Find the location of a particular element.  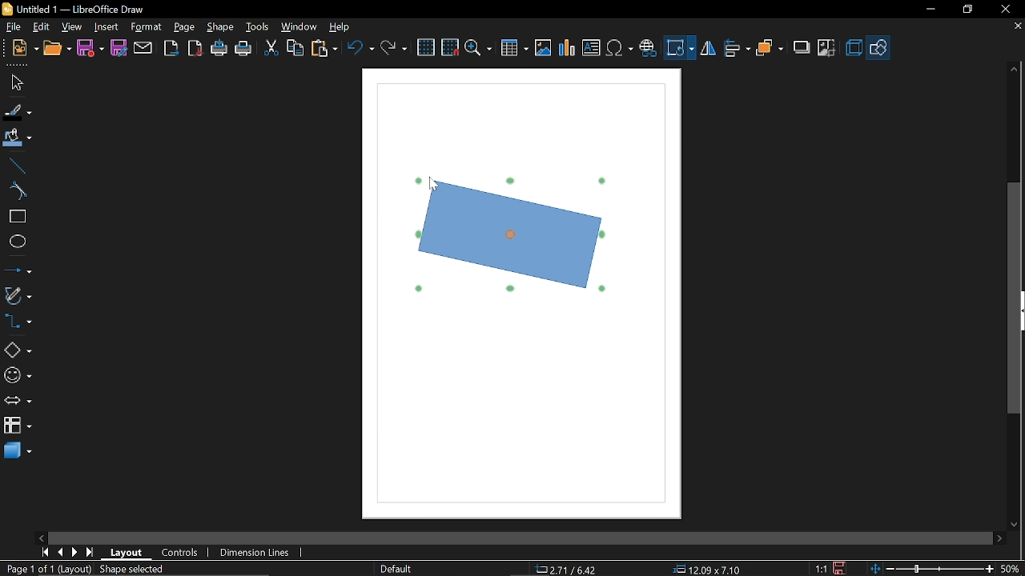

Fill color is located at coordinates (18, 138).